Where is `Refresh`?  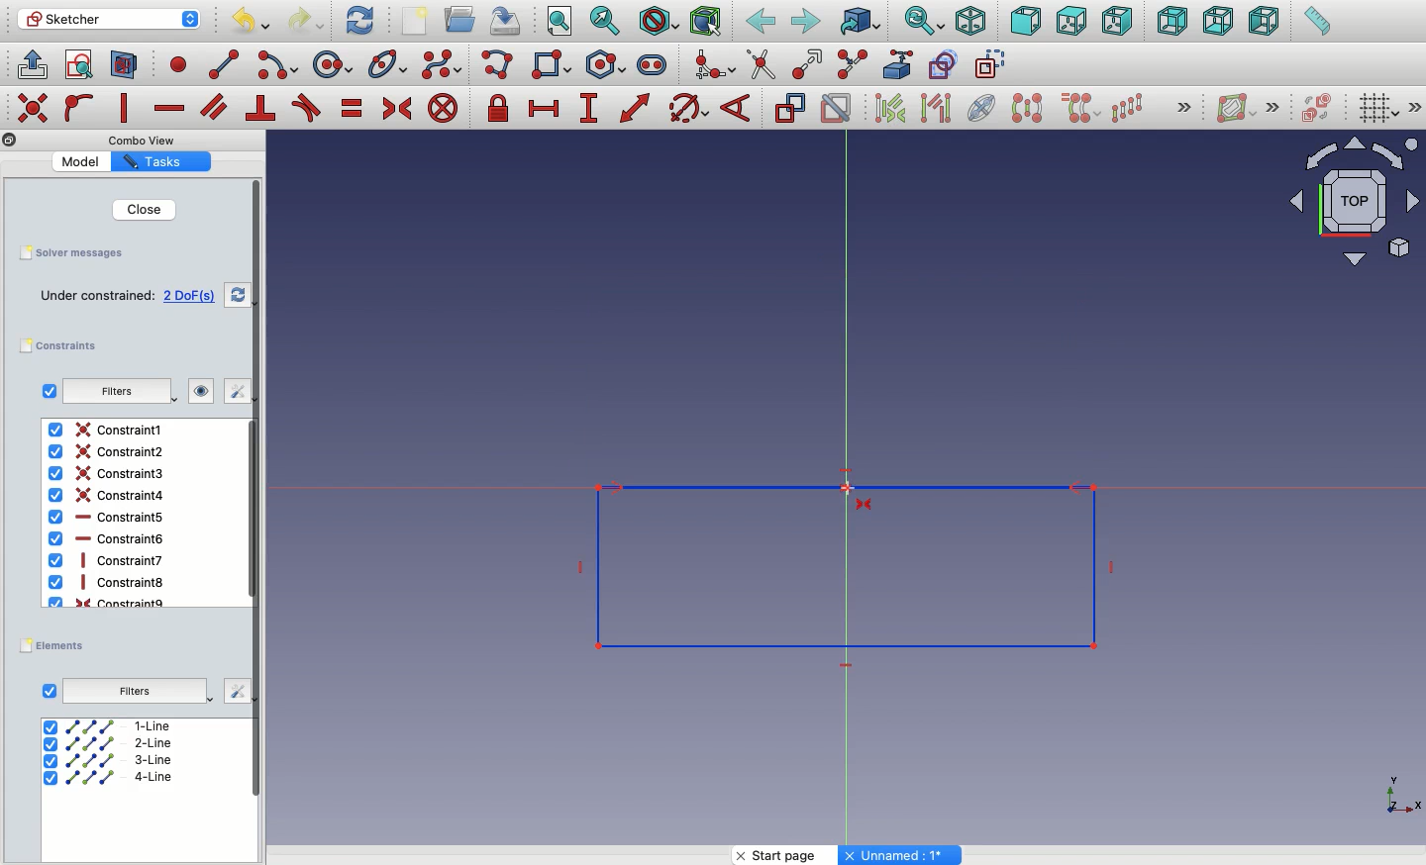
Refresh is located at coordinates (359, 19).